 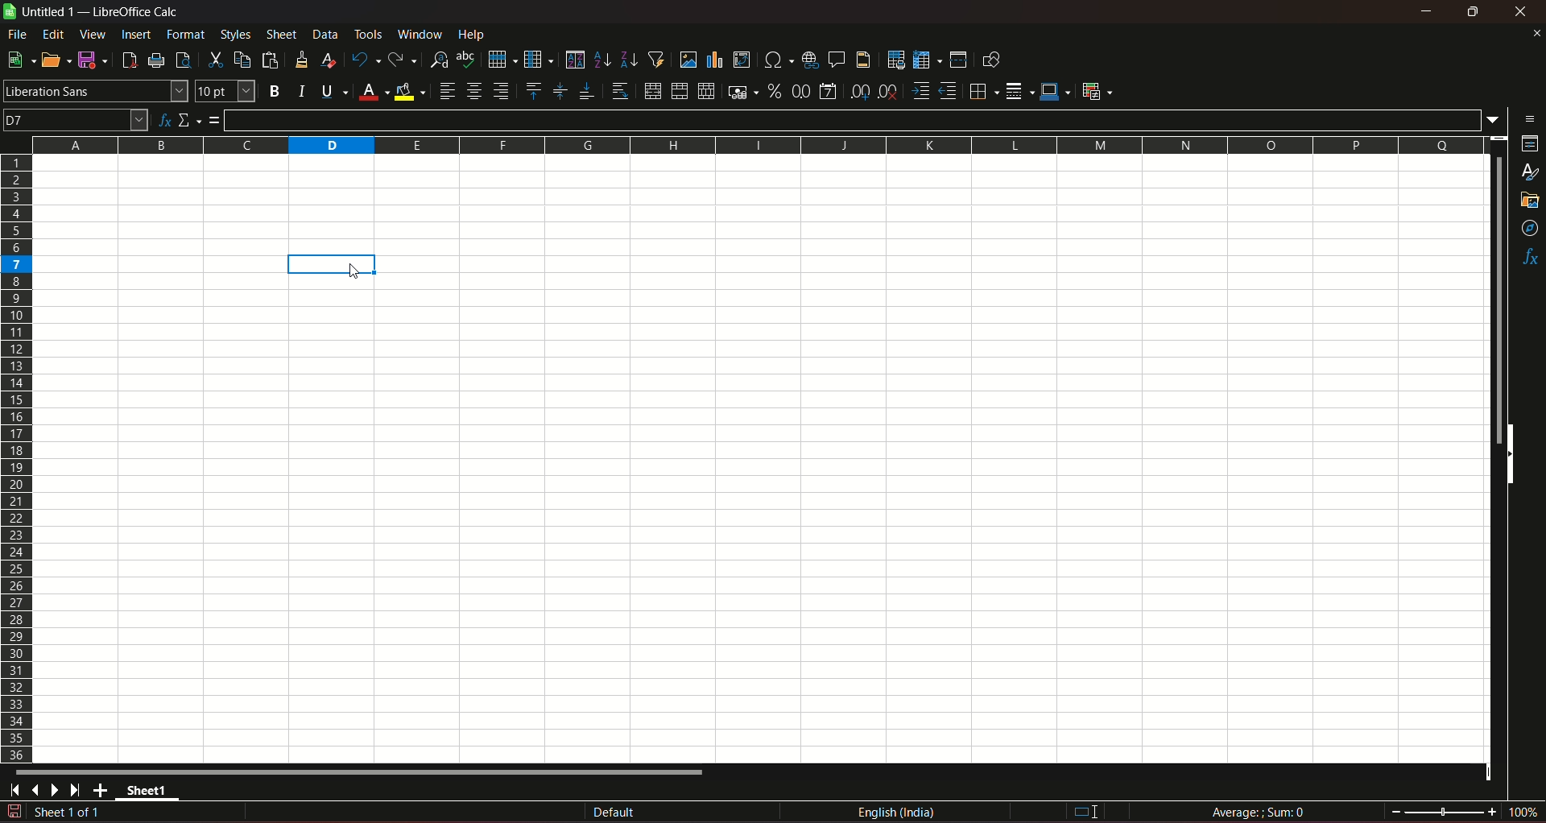 I want to click on insert or edit pivot table, so click(x=742, y=59).